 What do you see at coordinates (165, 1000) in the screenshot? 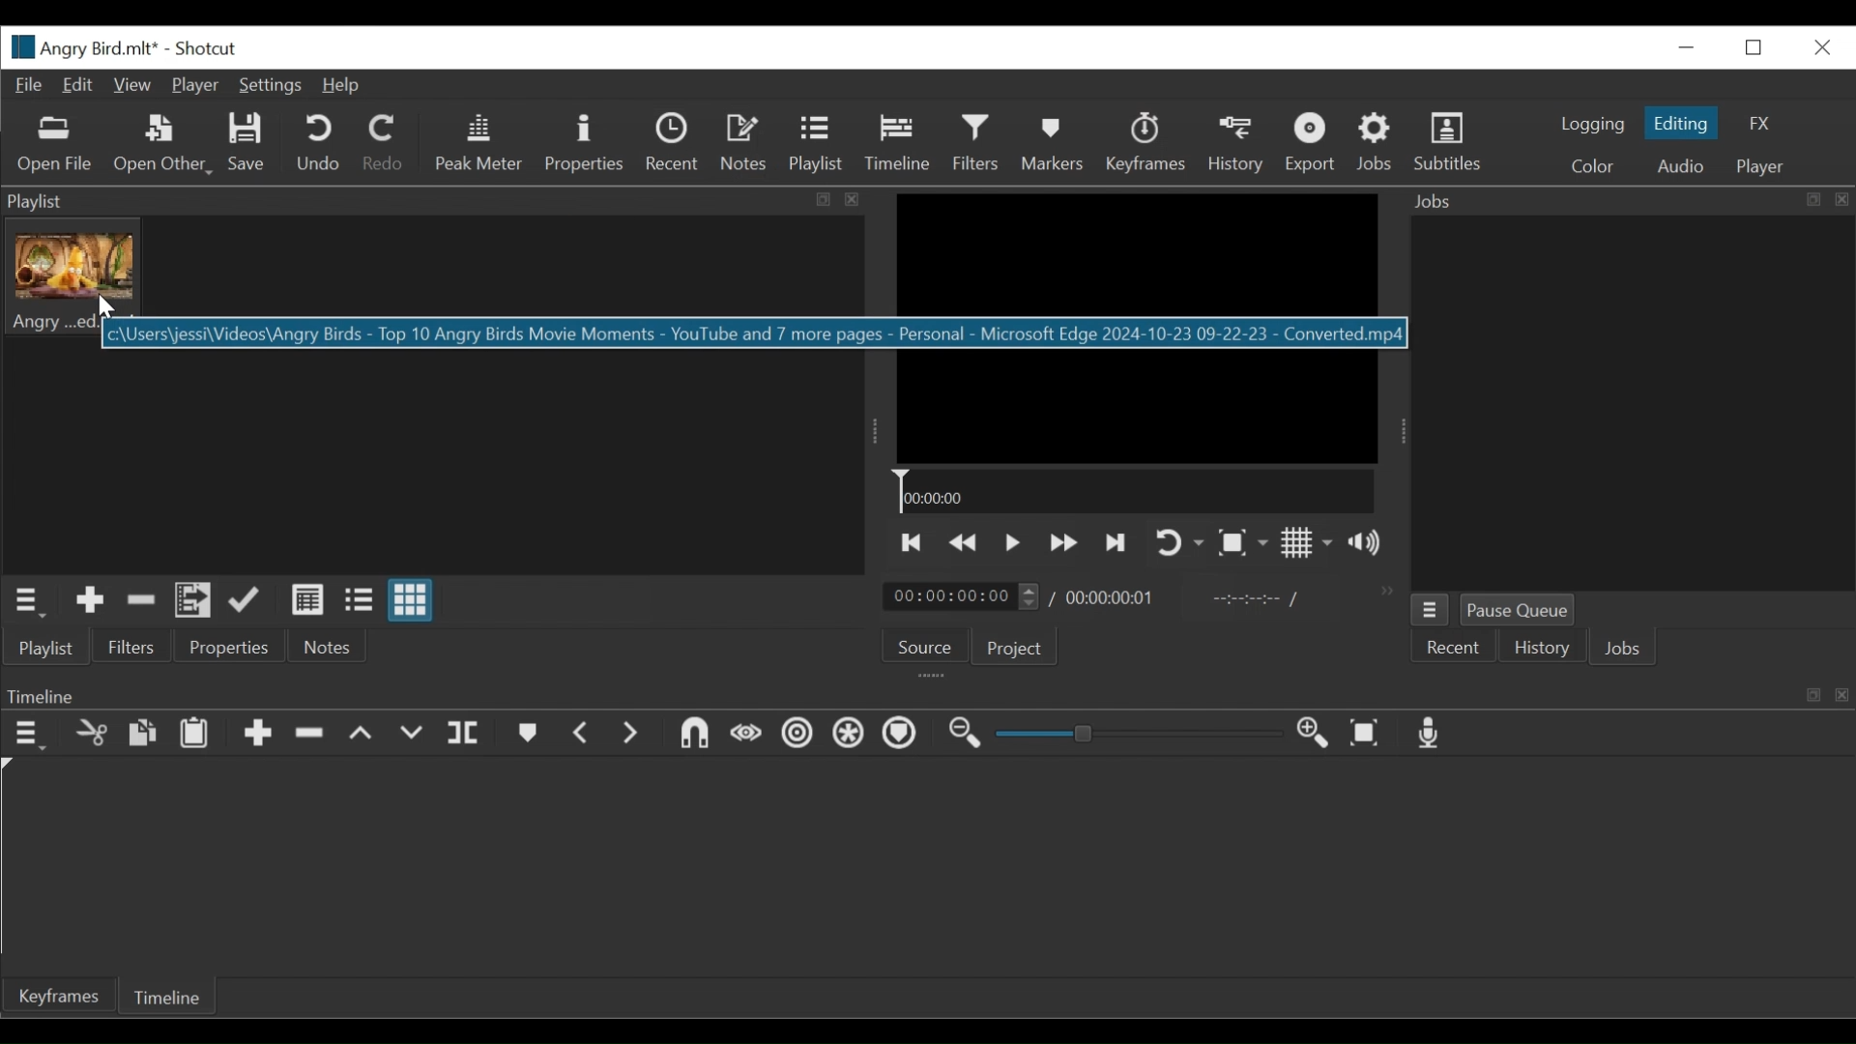
I see `Timelie` at bounding box center [165, 1000].